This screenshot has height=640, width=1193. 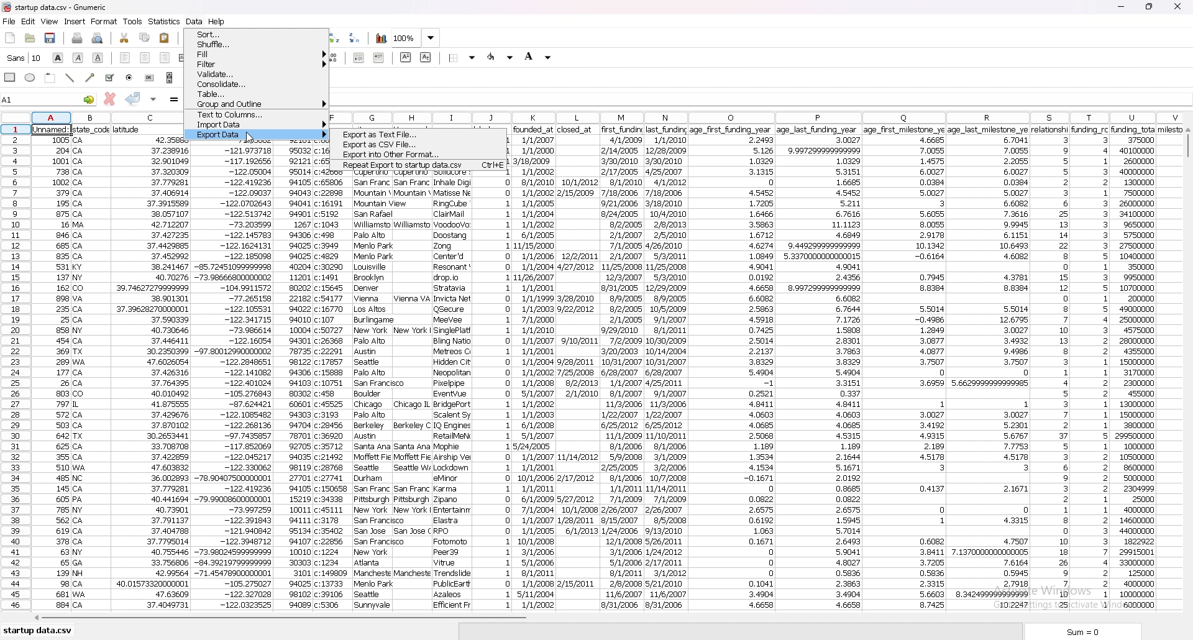 I want to click on scroll bar, so click(x=170, y=78).